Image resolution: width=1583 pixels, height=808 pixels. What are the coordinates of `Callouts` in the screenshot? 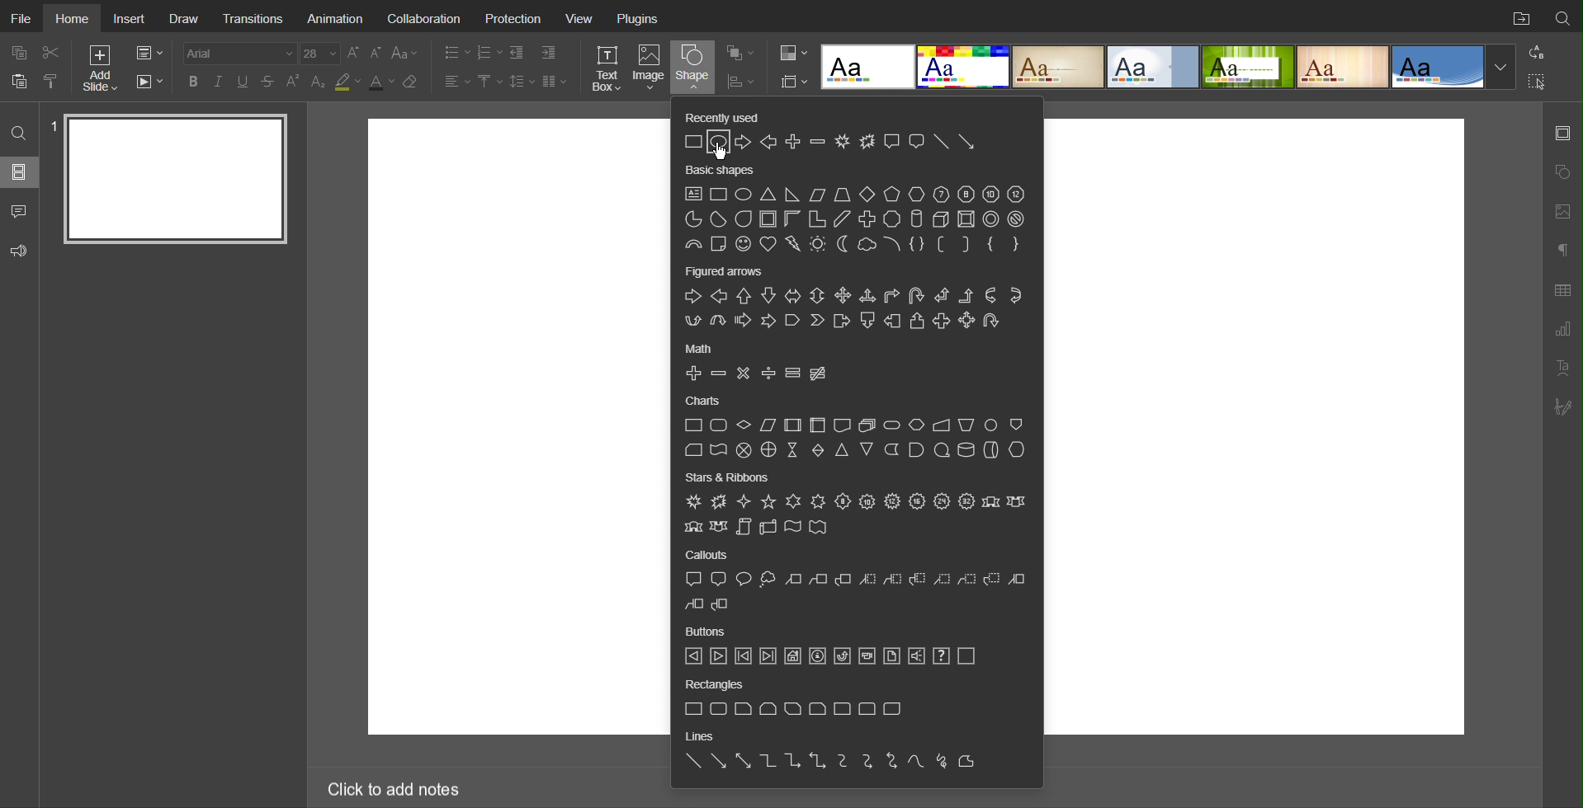 It's located at (851, 583).